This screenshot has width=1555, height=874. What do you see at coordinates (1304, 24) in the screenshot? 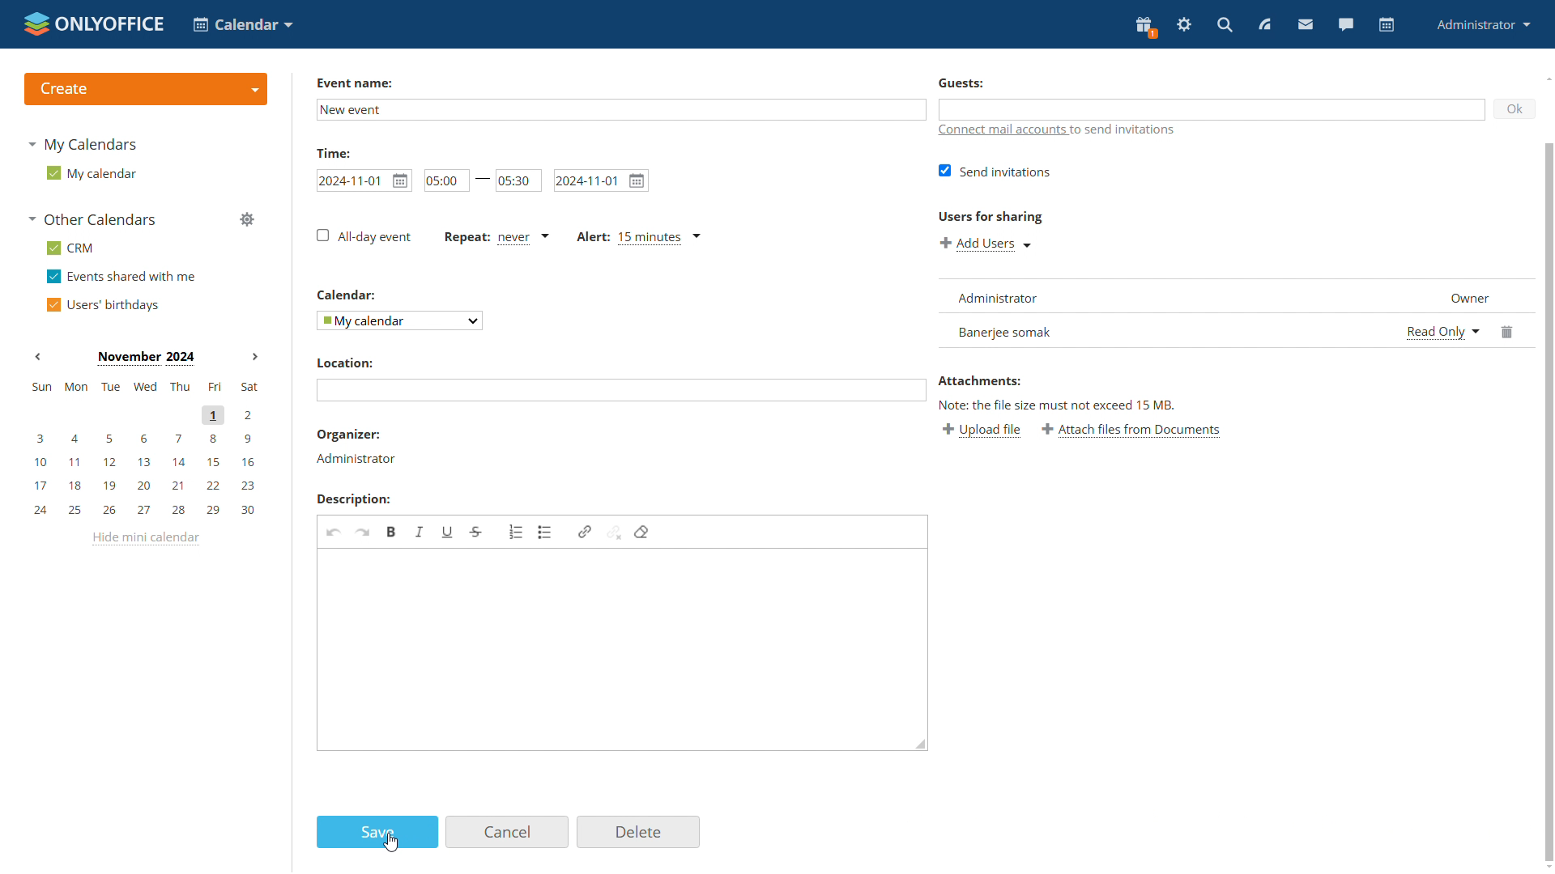
I see `mail` at bounding box center [1304, 24].